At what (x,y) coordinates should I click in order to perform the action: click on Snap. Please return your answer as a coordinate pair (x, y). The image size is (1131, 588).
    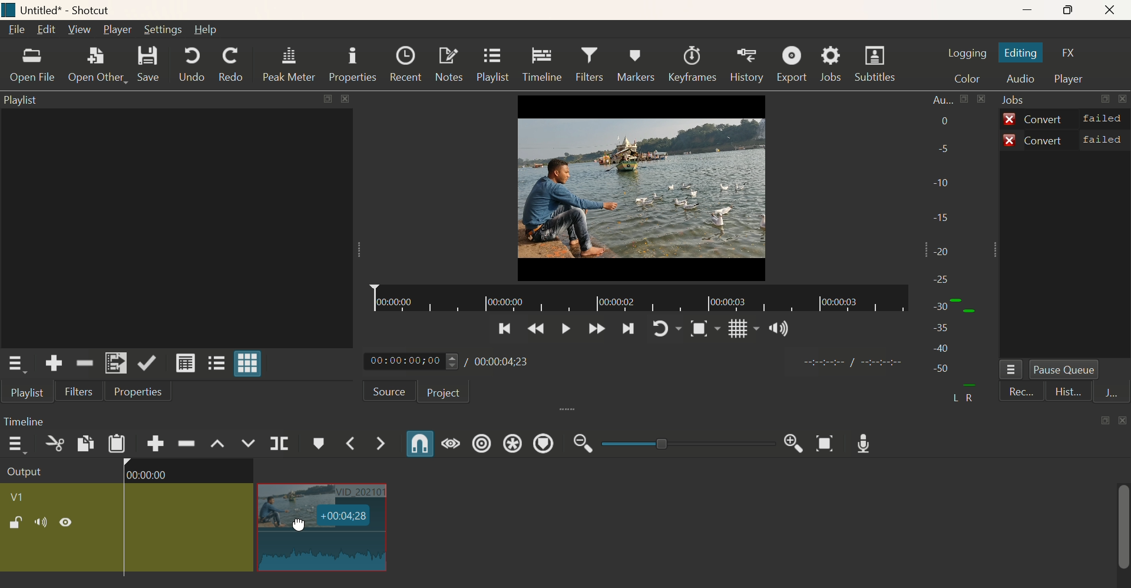
    Looking at the image, I should click on (702, 331).